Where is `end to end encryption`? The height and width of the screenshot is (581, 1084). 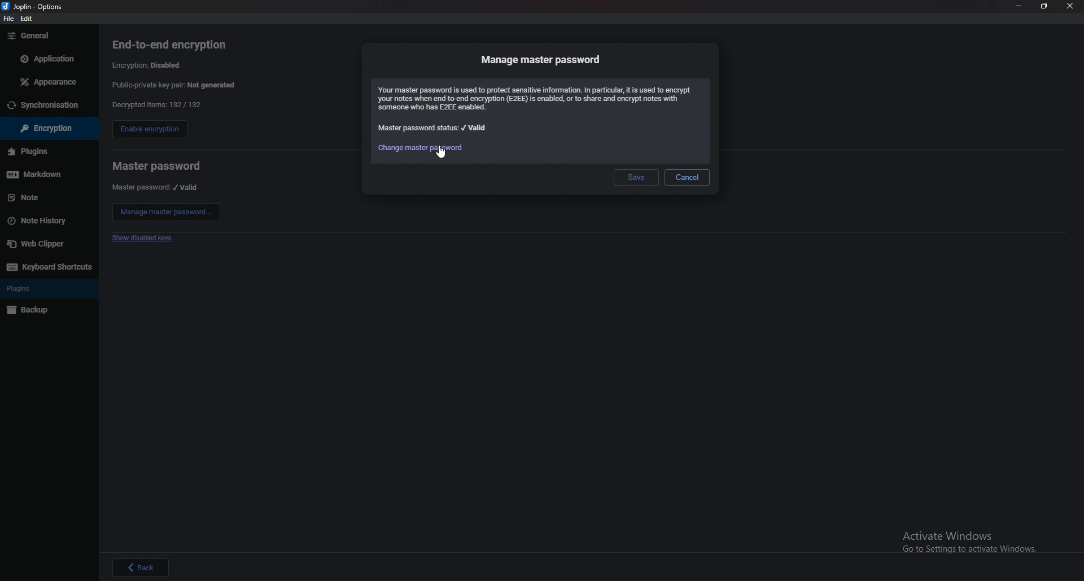
end to end encryption is located at coordinates (178, 45).